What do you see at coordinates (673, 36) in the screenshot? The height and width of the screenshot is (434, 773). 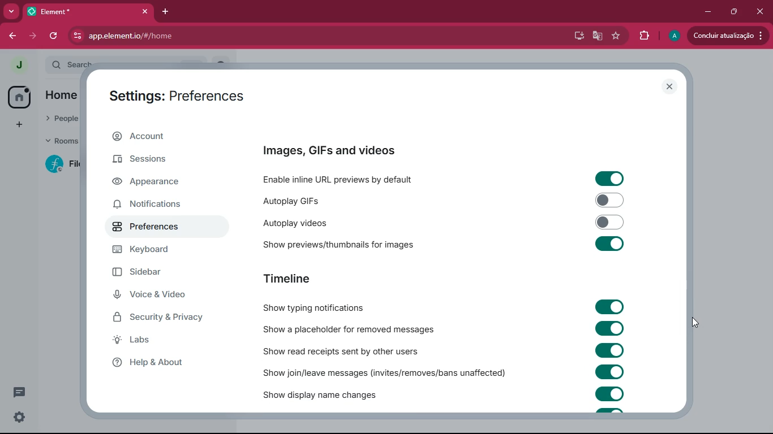 I see `profile` at bounding box center [673, 36].